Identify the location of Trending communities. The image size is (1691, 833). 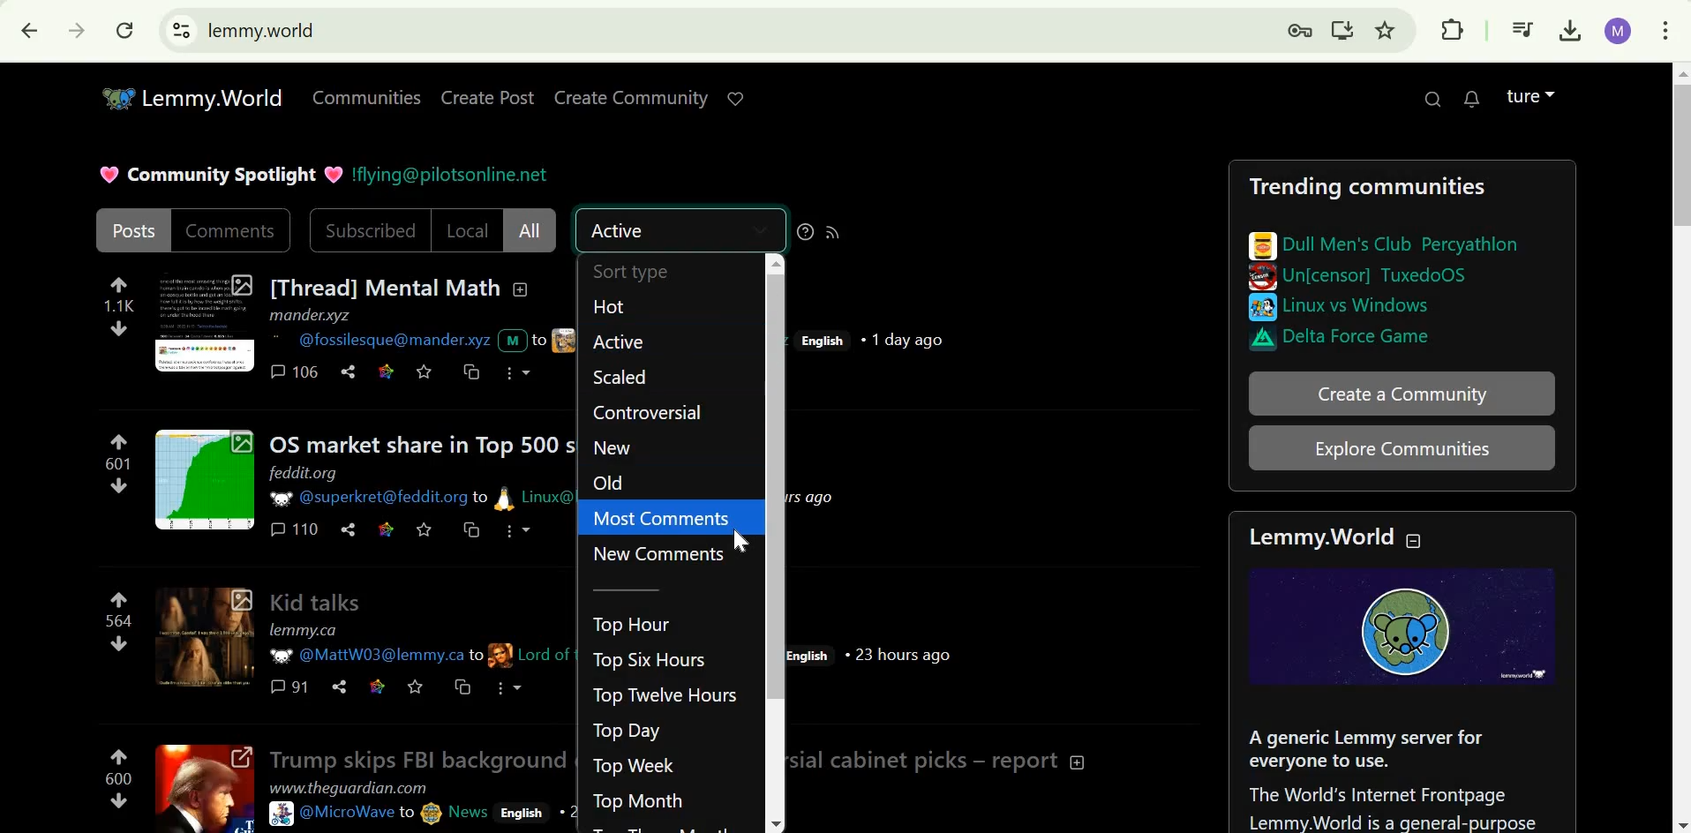
(1367, 185).